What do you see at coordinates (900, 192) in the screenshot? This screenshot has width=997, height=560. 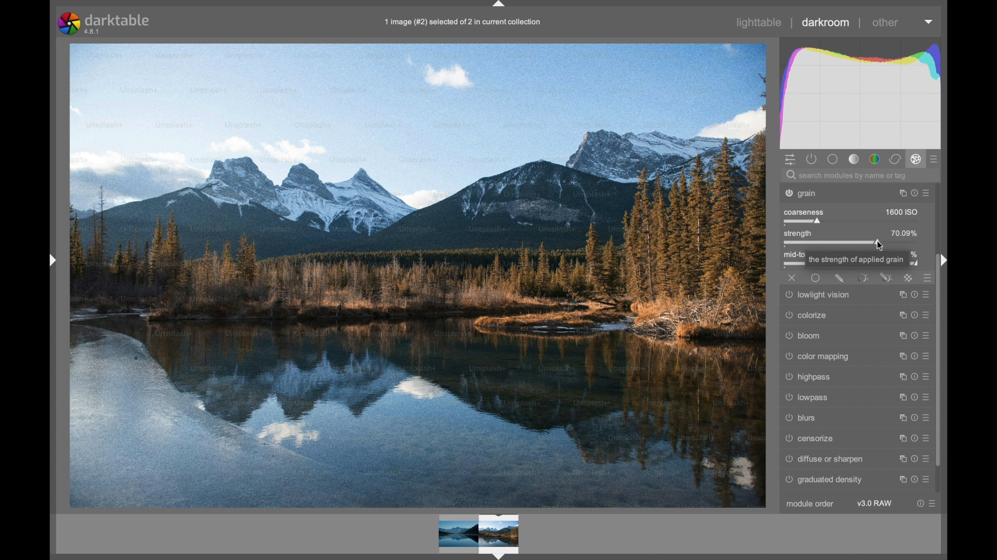 I see `instance` at bounding box center [900, 192].